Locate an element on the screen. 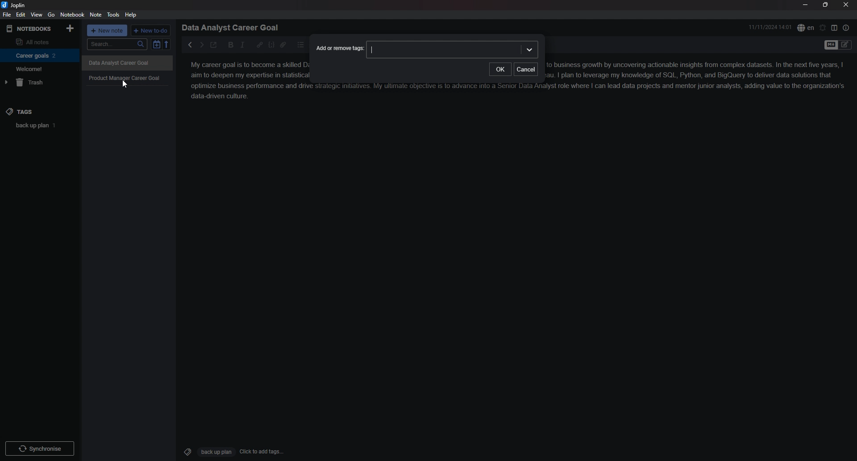 The height and width of the screenshot is (461, 857). spell check is located at coordinates (806, 28).